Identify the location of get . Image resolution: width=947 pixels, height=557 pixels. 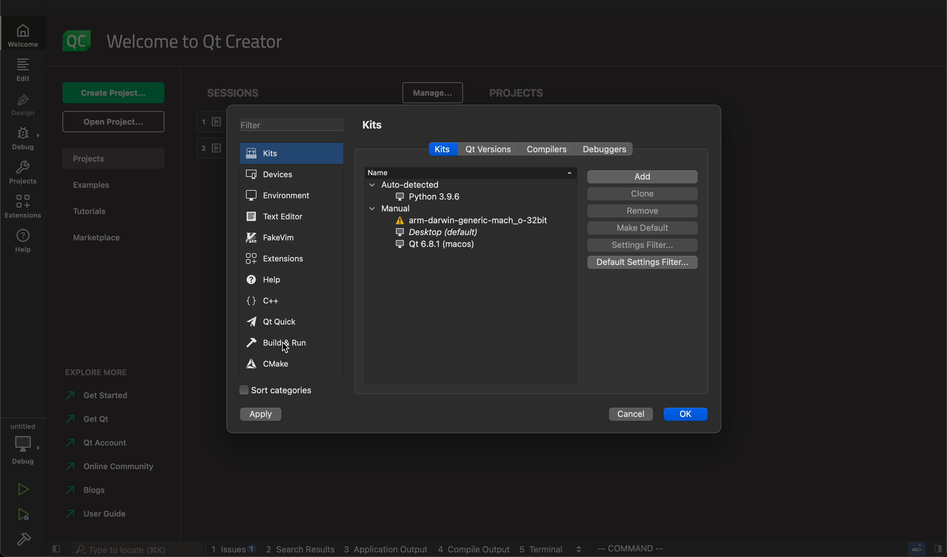
(104, 419).